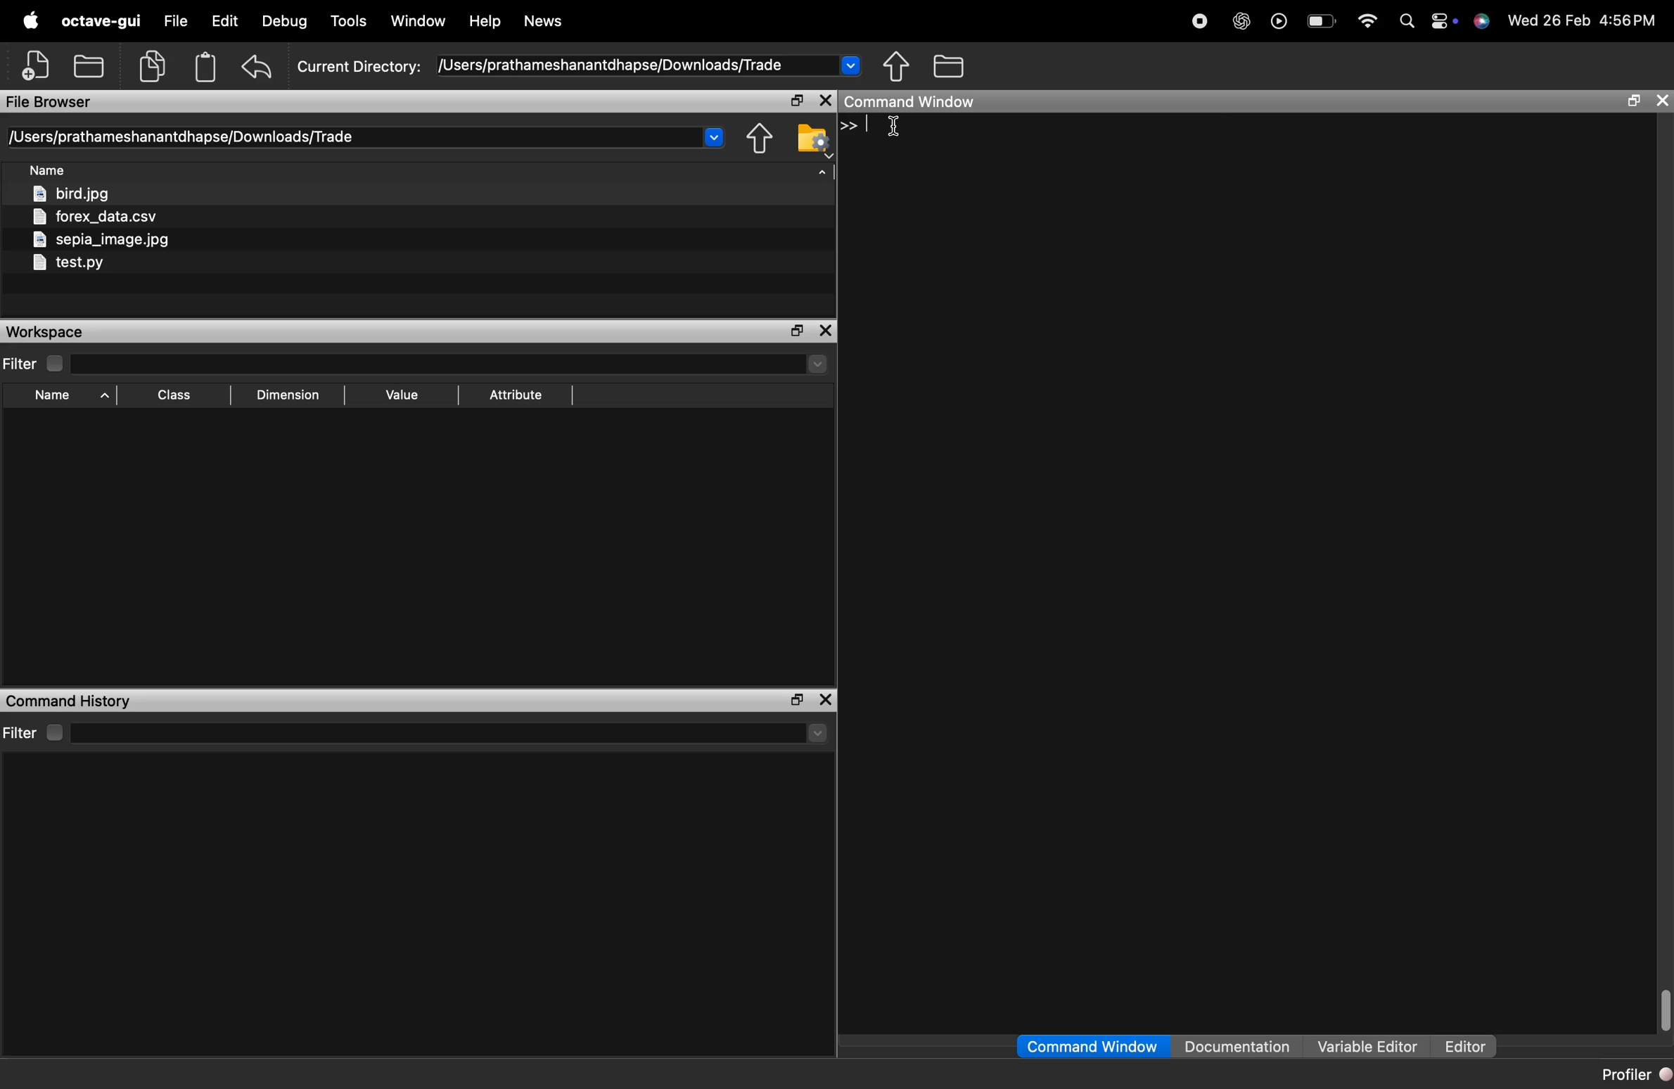 This screenshot has height=1089, width=1674. I want to click on Command History, so click(72, 699).